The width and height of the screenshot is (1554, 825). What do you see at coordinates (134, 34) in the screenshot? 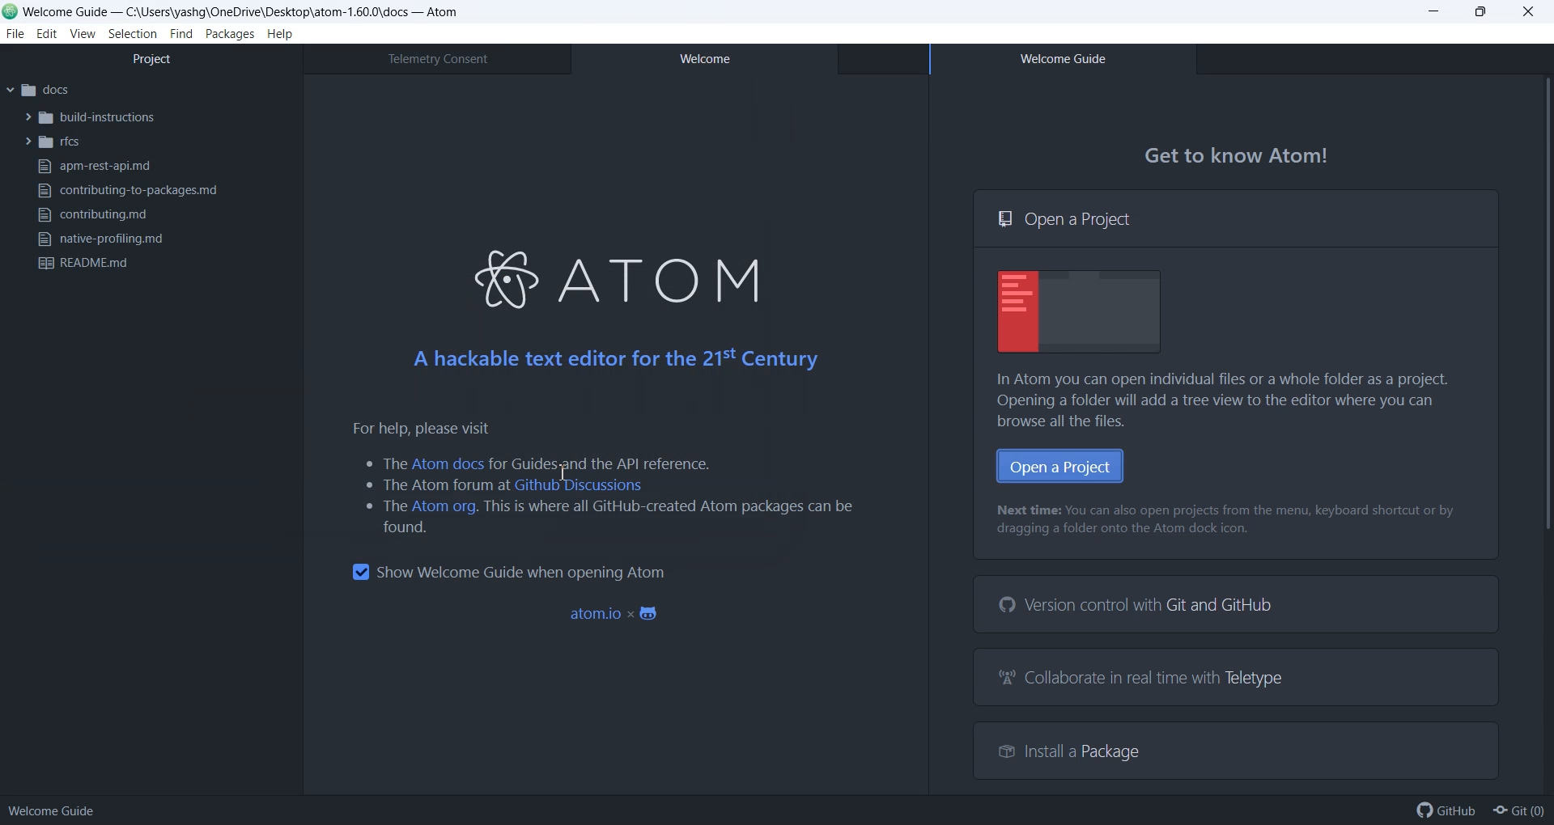
I see `Selection` at bounding box center [134, 34].